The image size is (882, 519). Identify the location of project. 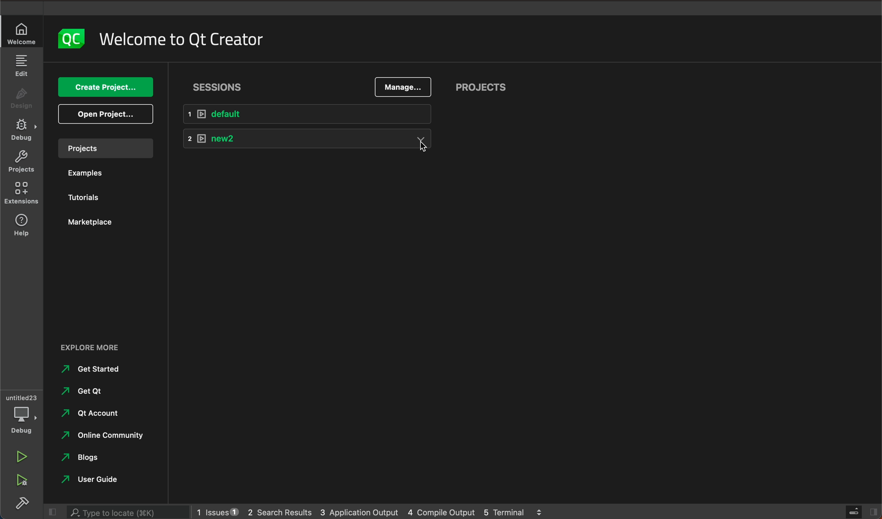
(104, 147).